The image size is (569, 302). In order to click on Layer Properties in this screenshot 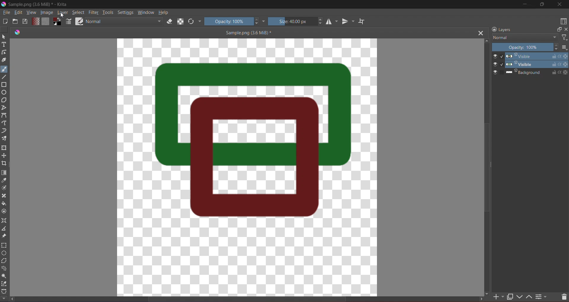, I will do `click(542, 296)`.